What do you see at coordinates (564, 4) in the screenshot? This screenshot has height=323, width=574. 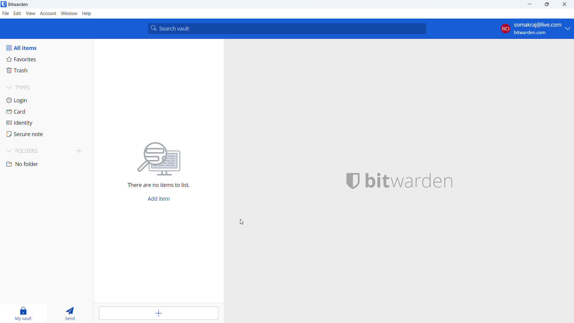 I see `close` at bounding box center [564, 4].